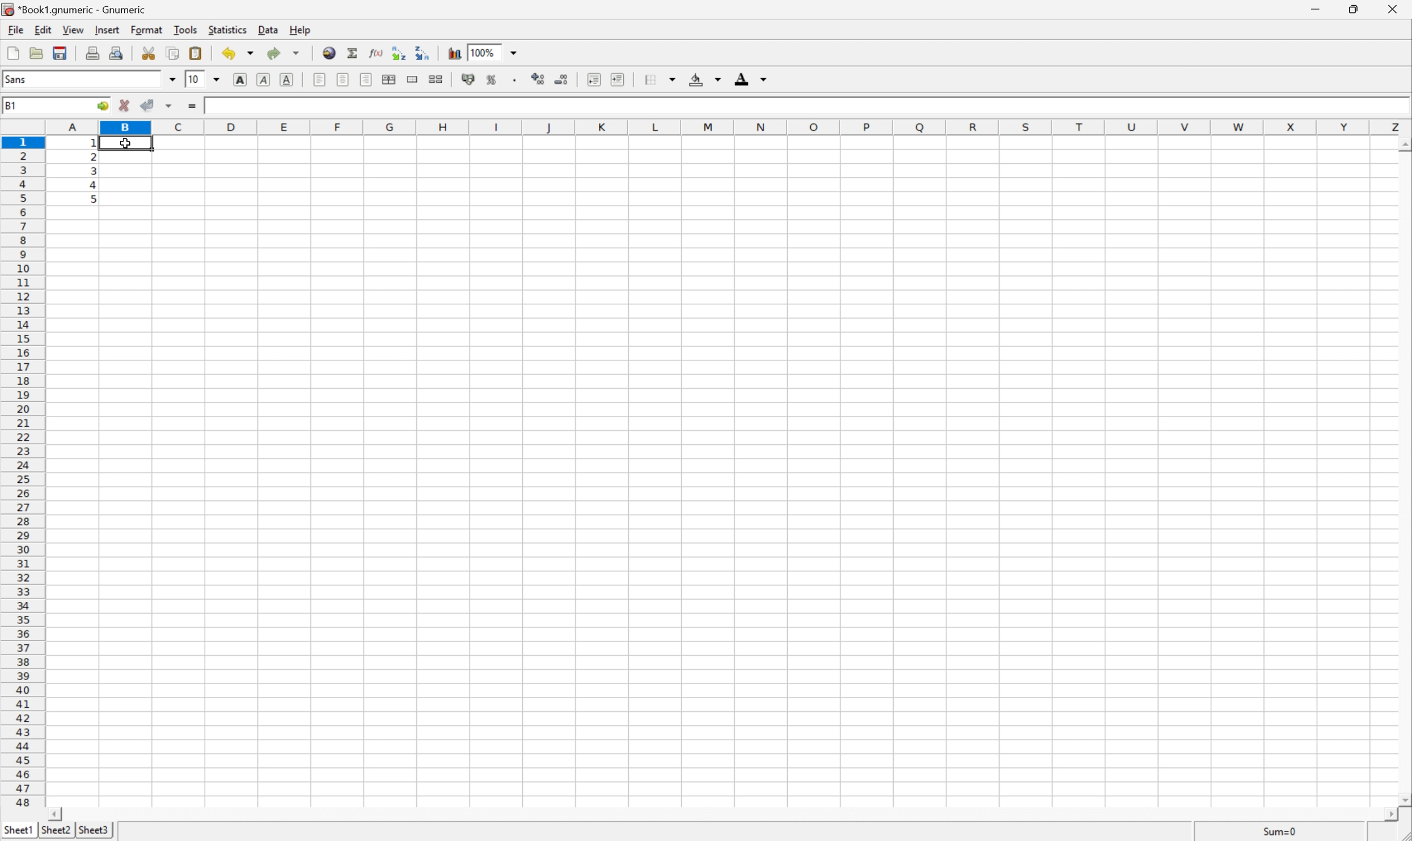  Describe the element at coordinates (103, 104) in the screenshot. I see `Go to` at that location.